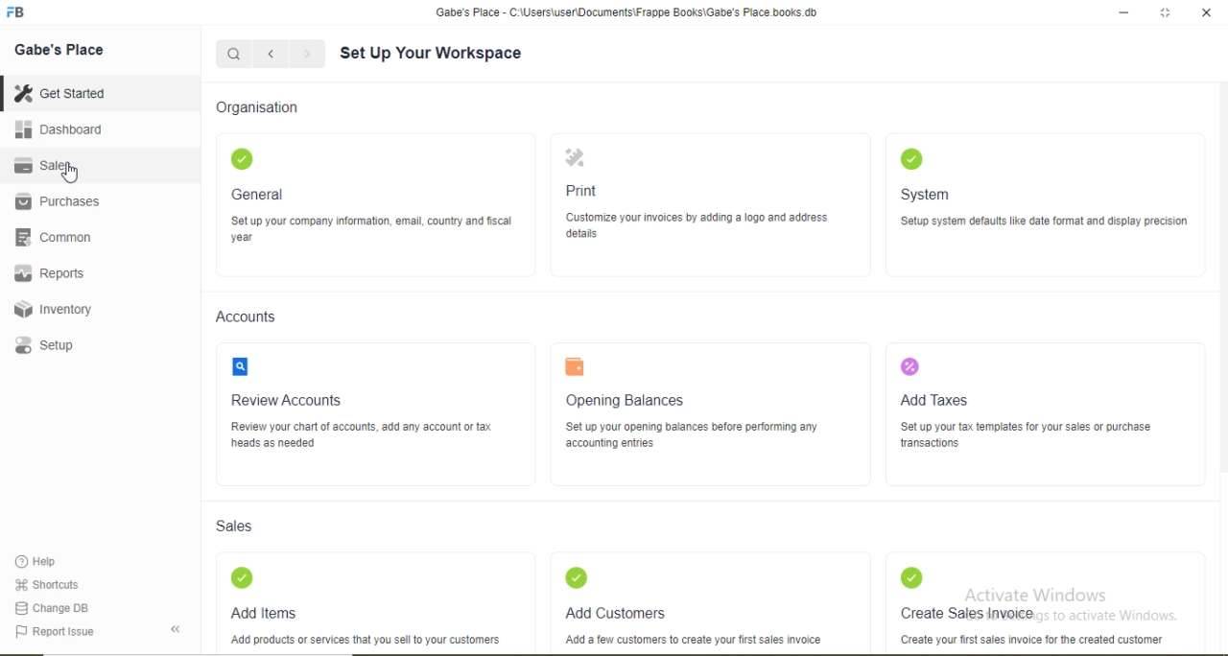  What do you see at coordinates (632, 613) in the screenshot?
I see `Add Customers` at bounding box center [632, 613].